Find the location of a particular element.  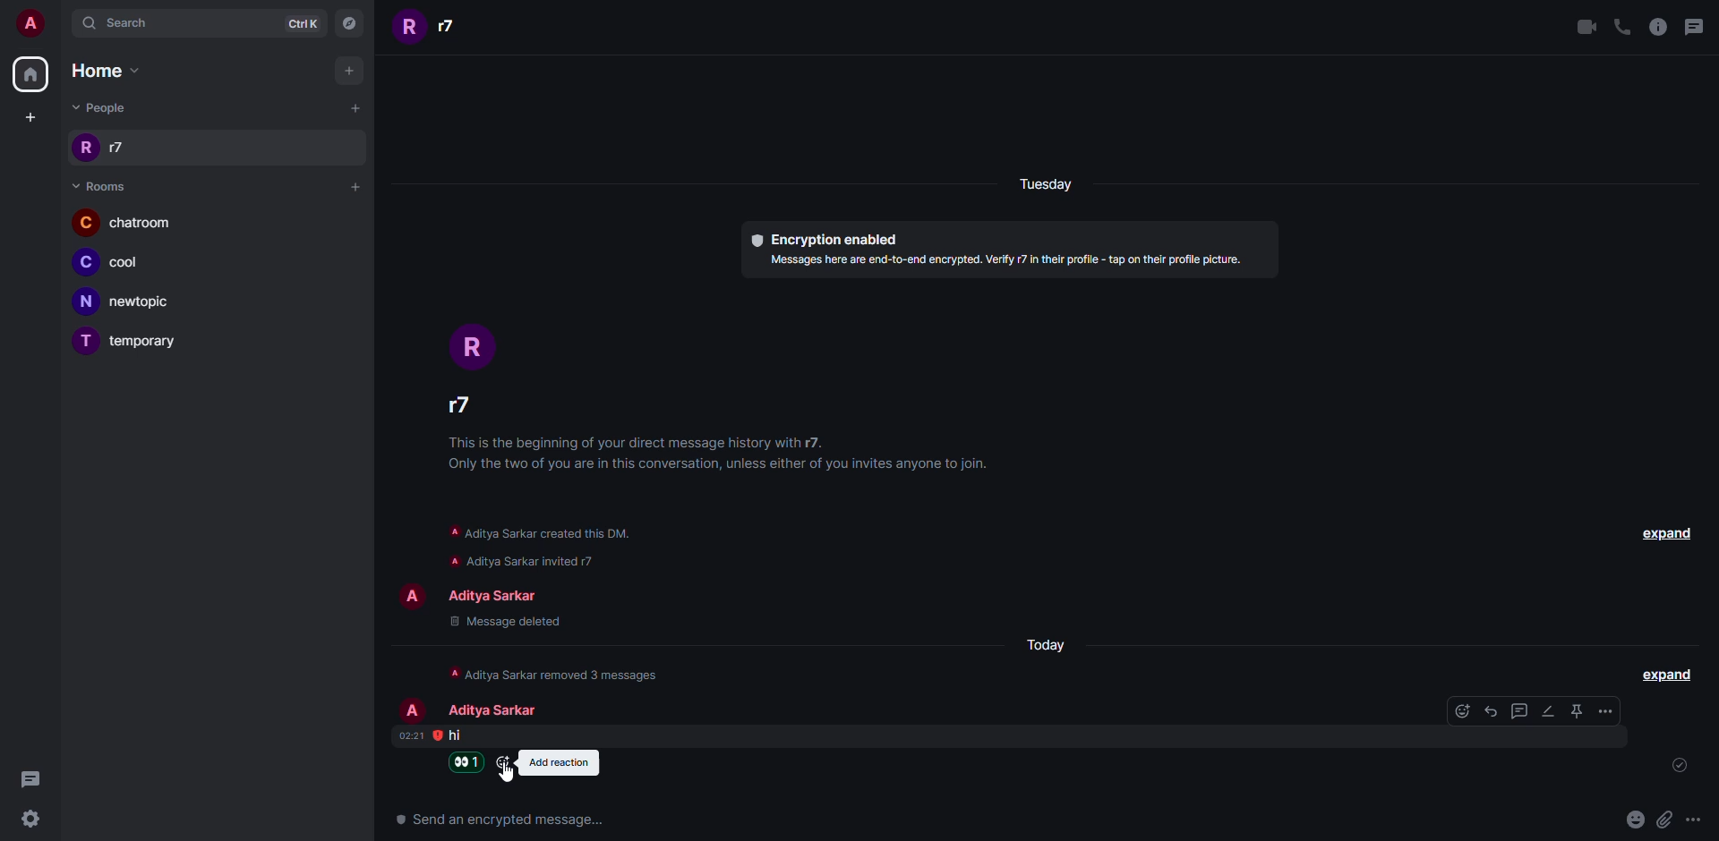

people is located at coordinates (432, 30).